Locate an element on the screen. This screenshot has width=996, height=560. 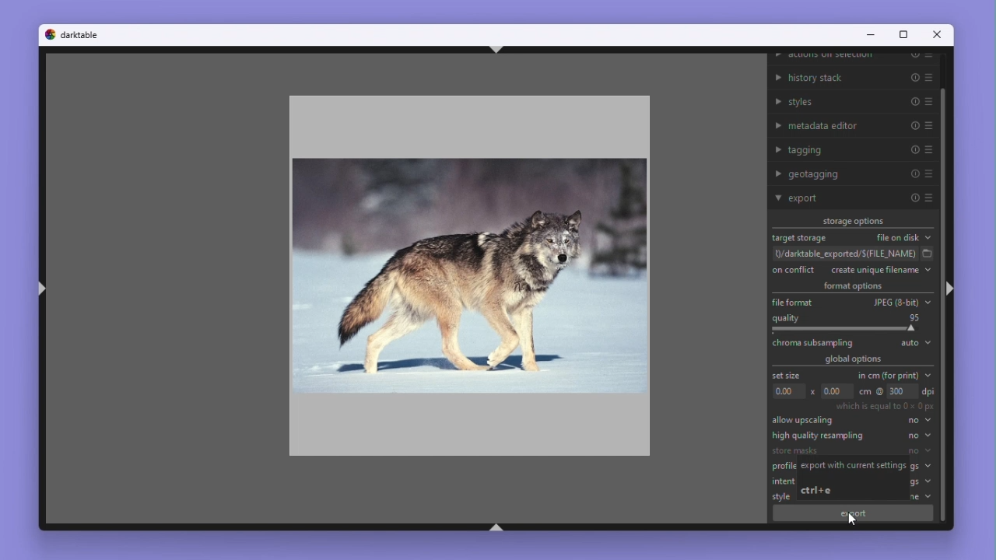
JPEG is located at coordinates (900, 303).